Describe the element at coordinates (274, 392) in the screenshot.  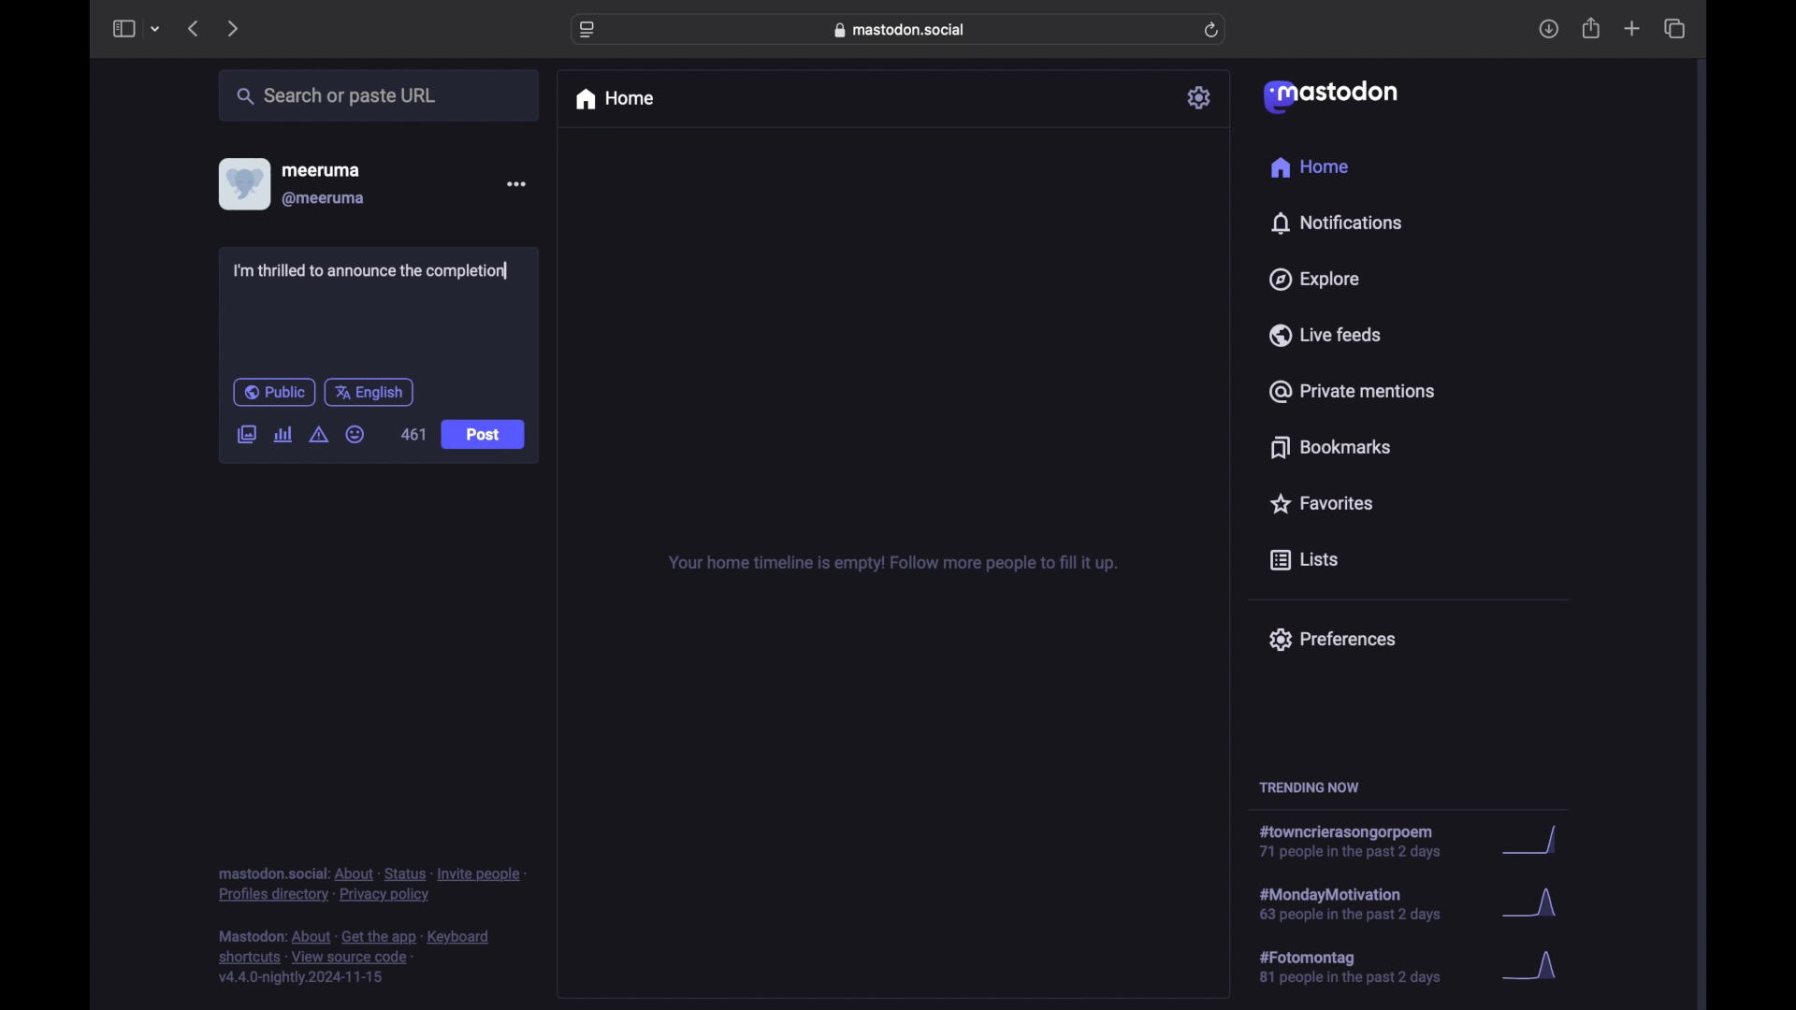
I see `public` at that location.